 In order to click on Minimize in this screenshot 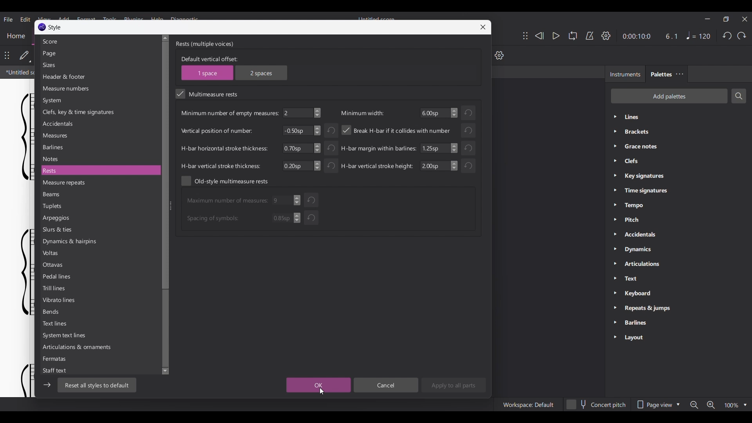, I will do `click(707, 19)`.